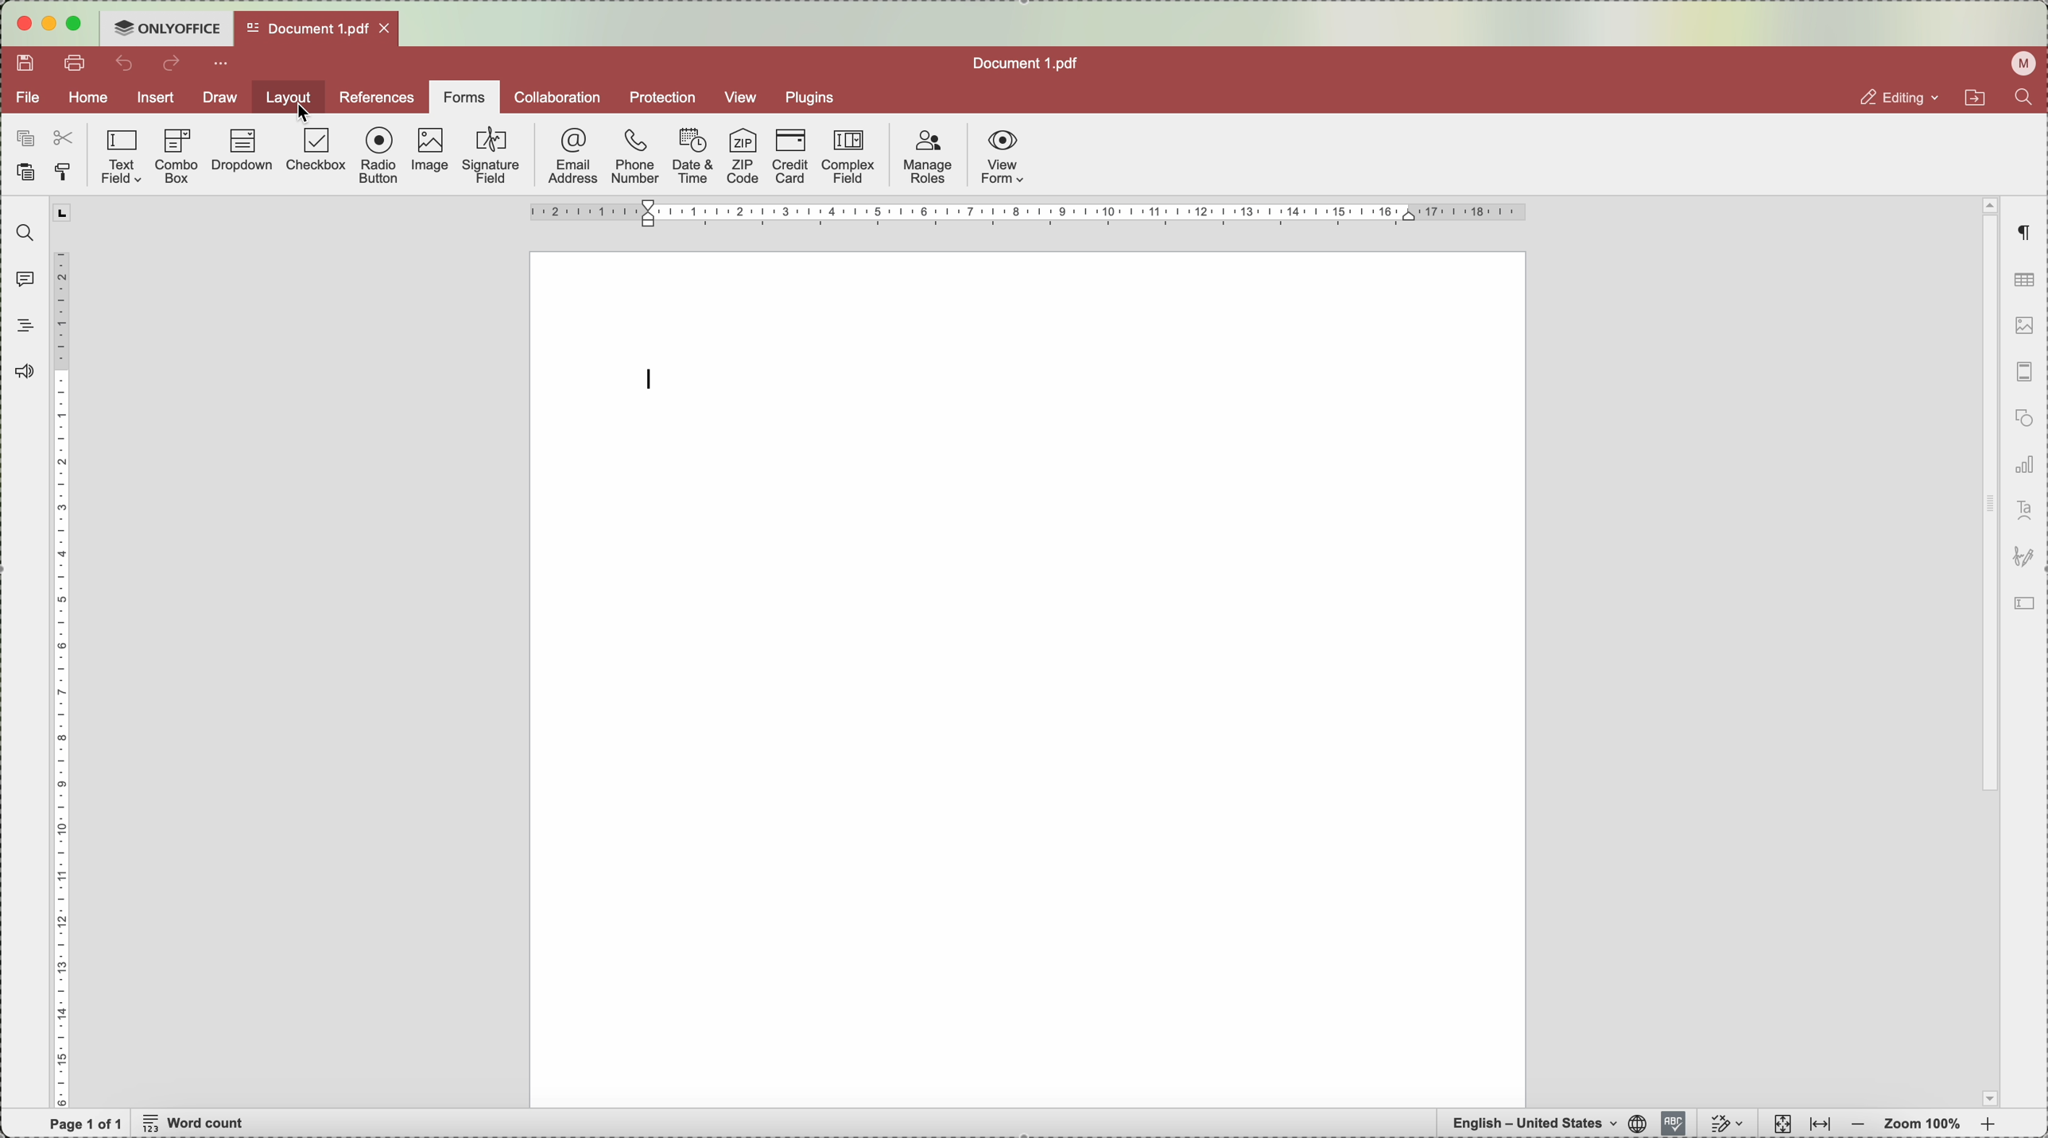 The image size is (2048, 1138). I want to click on comments, so click(21, 278).